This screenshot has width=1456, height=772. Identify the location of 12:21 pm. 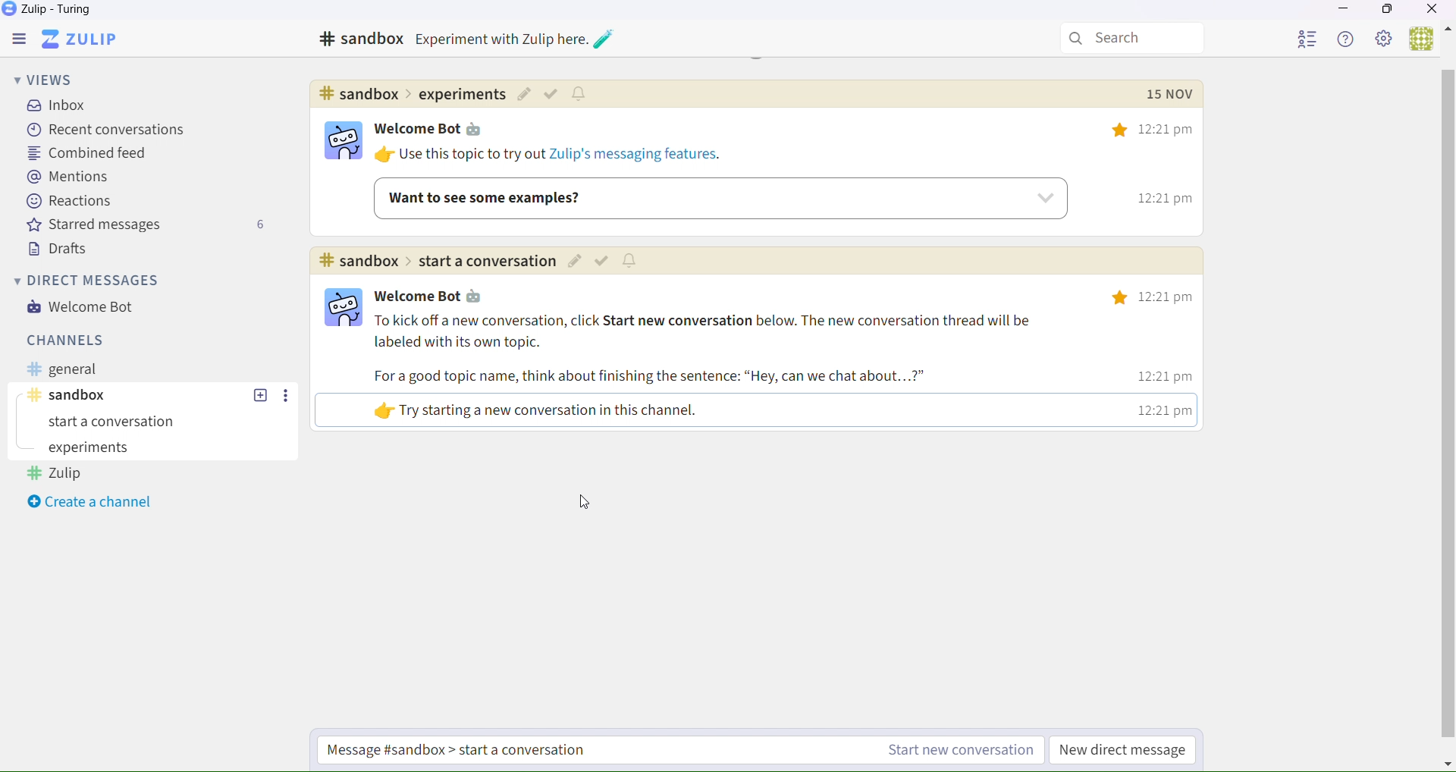
(1154, 201).